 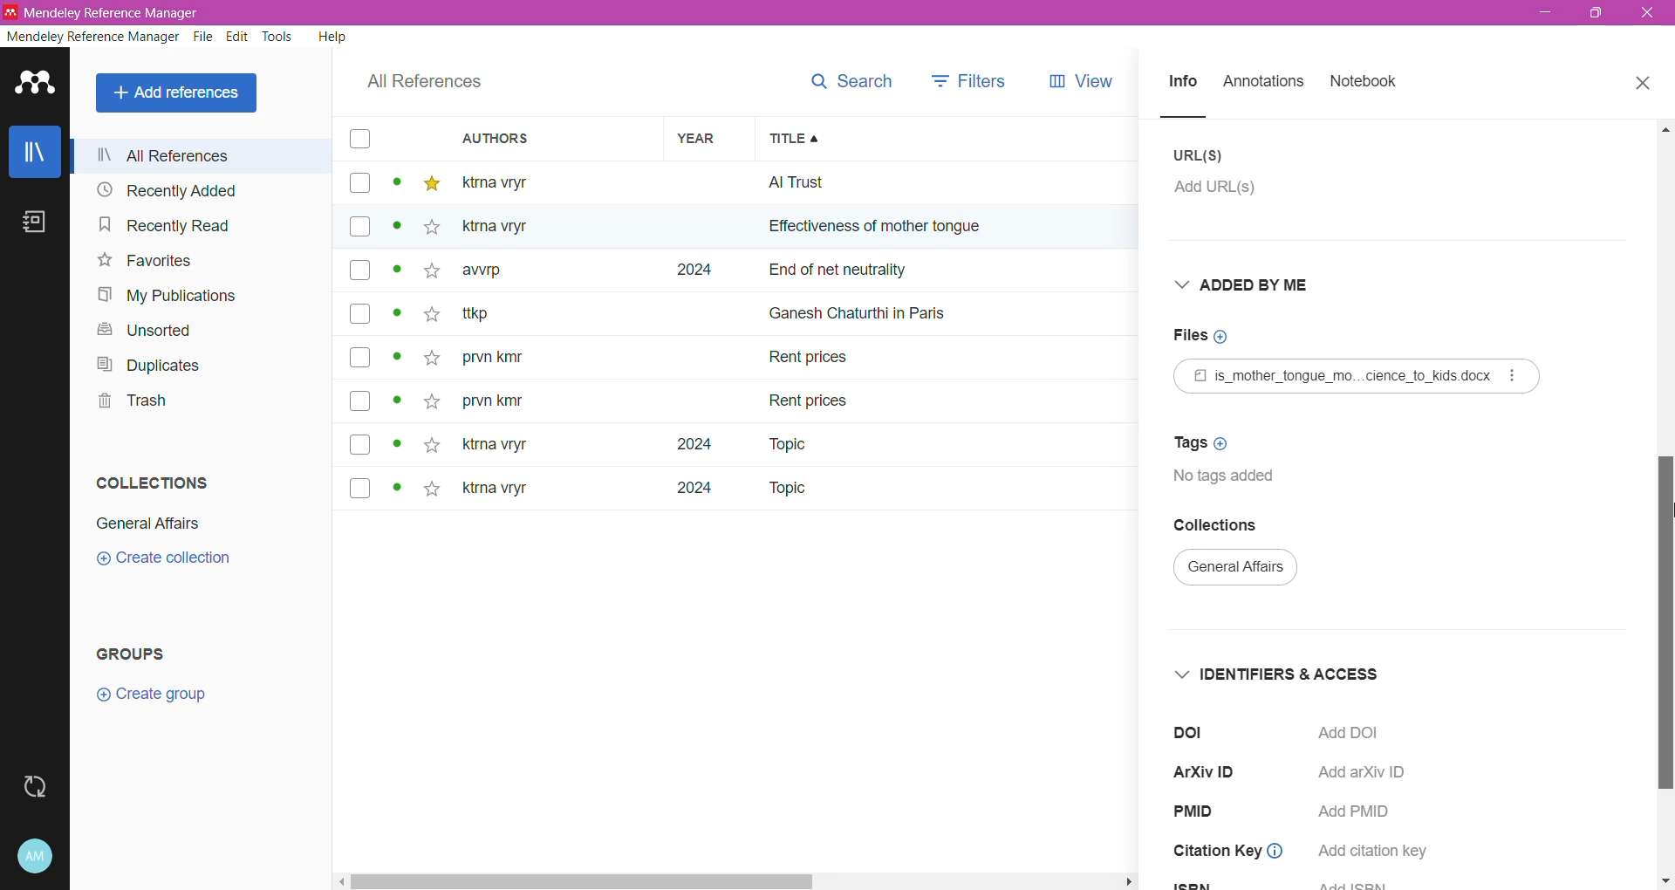 I want to click on maximize , so click(x=1601, y=17).